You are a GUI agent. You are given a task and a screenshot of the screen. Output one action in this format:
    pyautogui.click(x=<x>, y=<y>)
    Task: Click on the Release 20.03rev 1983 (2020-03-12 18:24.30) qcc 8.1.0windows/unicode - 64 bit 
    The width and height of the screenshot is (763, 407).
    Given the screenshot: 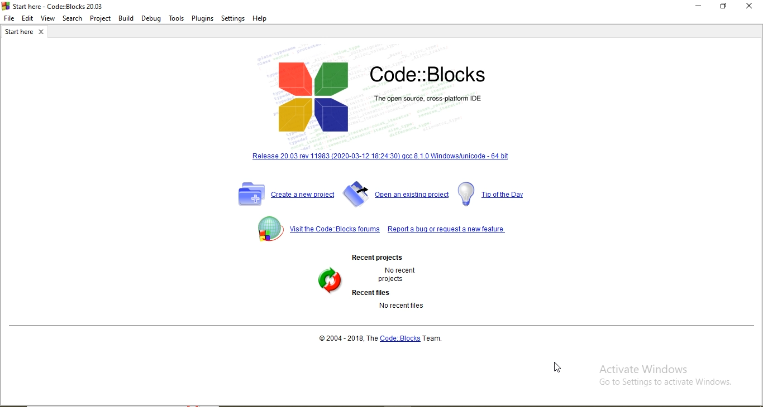 What is the action you would take?
    pyautogui.click(x=380, y=157)
    